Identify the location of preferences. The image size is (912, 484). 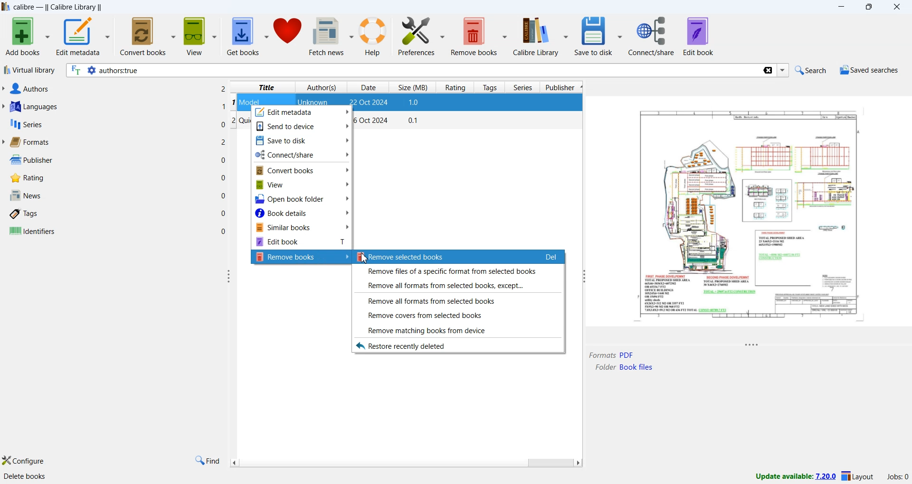
(421, 37).